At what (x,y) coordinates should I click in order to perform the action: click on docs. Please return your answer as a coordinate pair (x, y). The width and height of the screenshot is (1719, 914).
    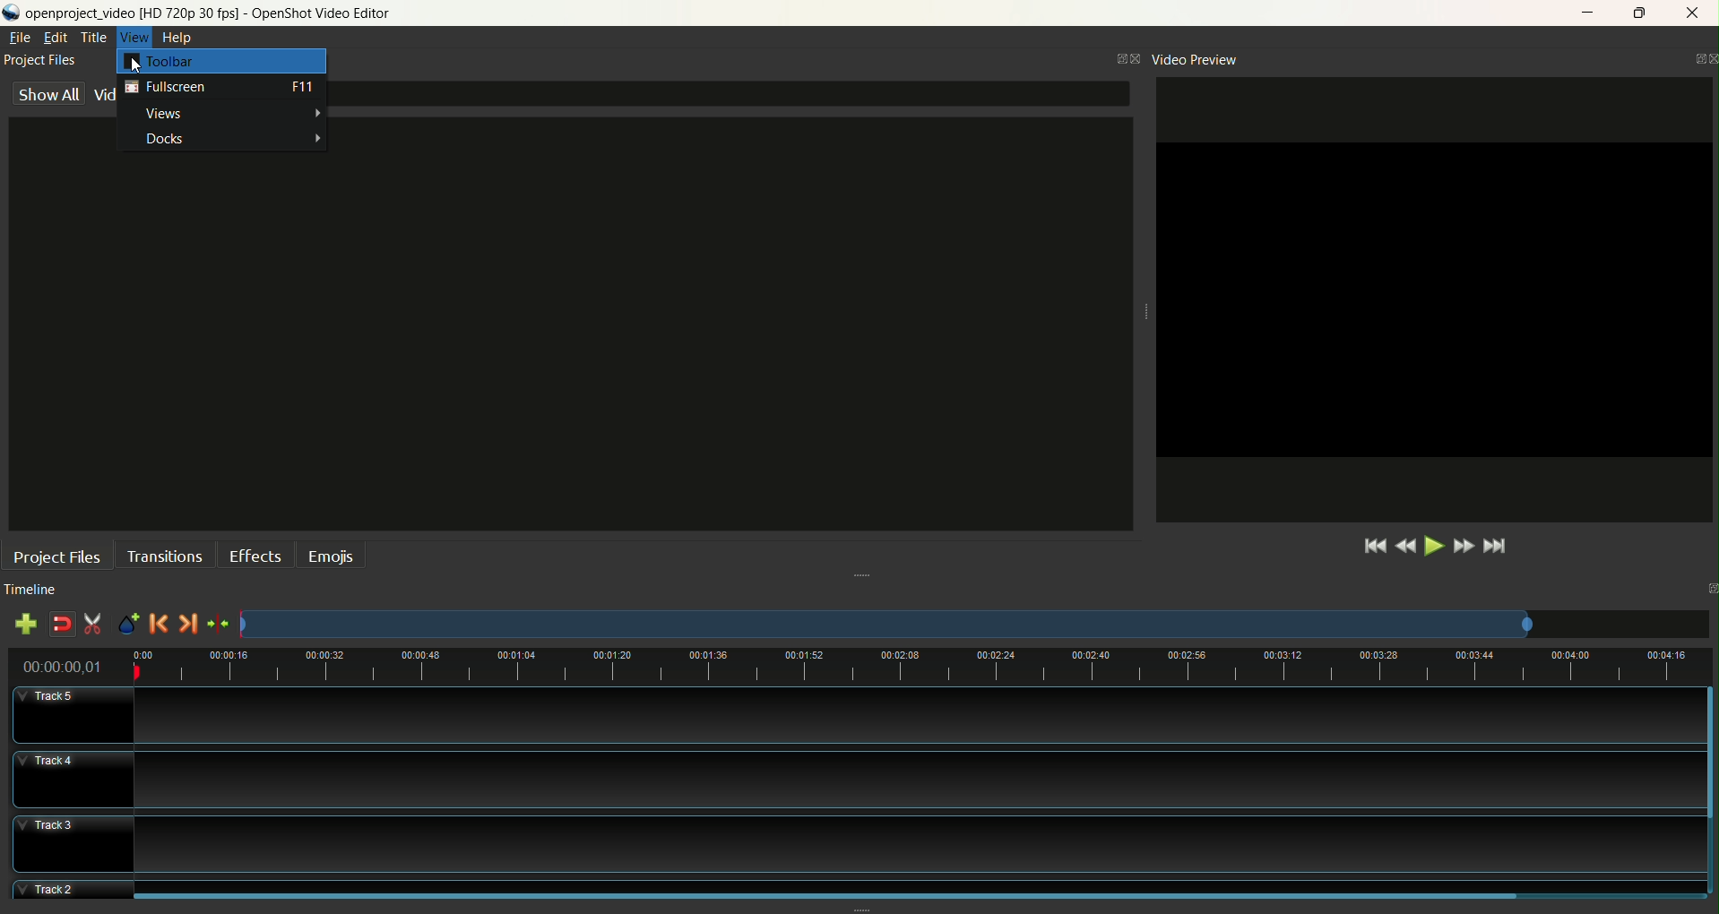
    Looking at the image, I should click on (224, 140).